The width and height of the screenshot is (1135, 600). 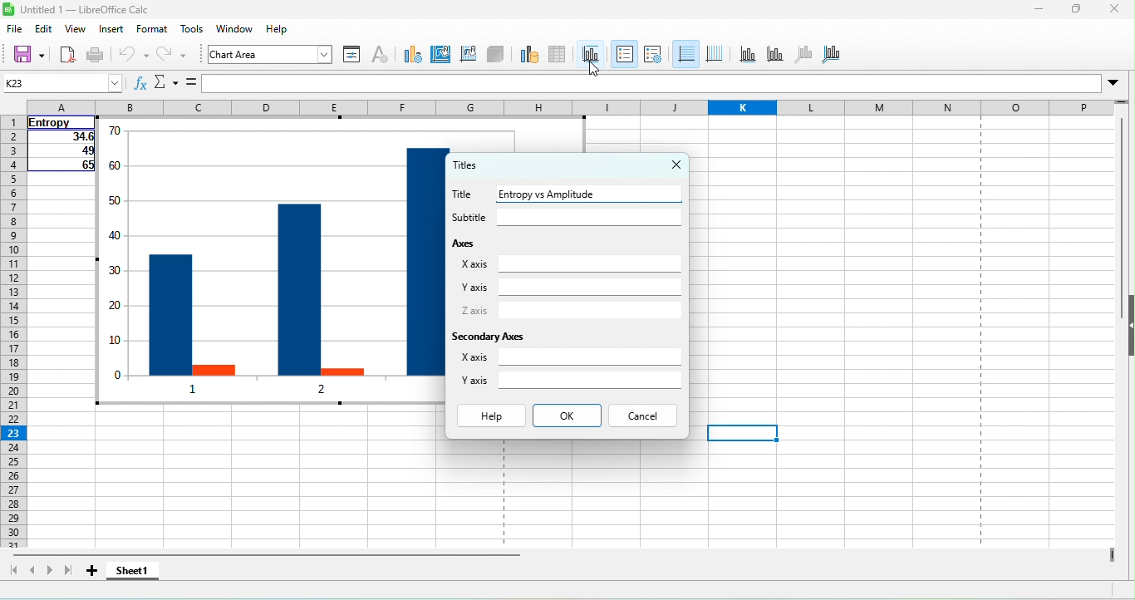 I want to click on file, so click(x=16, y=32).